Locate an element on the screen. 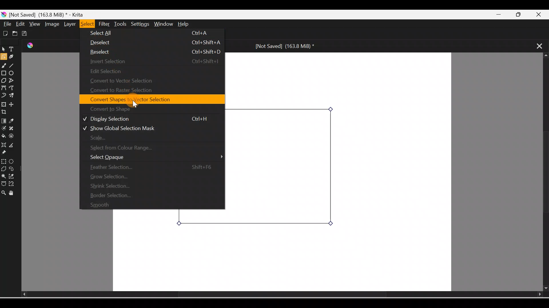 The image size is (549, 308). Transform a layer/selection is located at coordinates (4, 104).